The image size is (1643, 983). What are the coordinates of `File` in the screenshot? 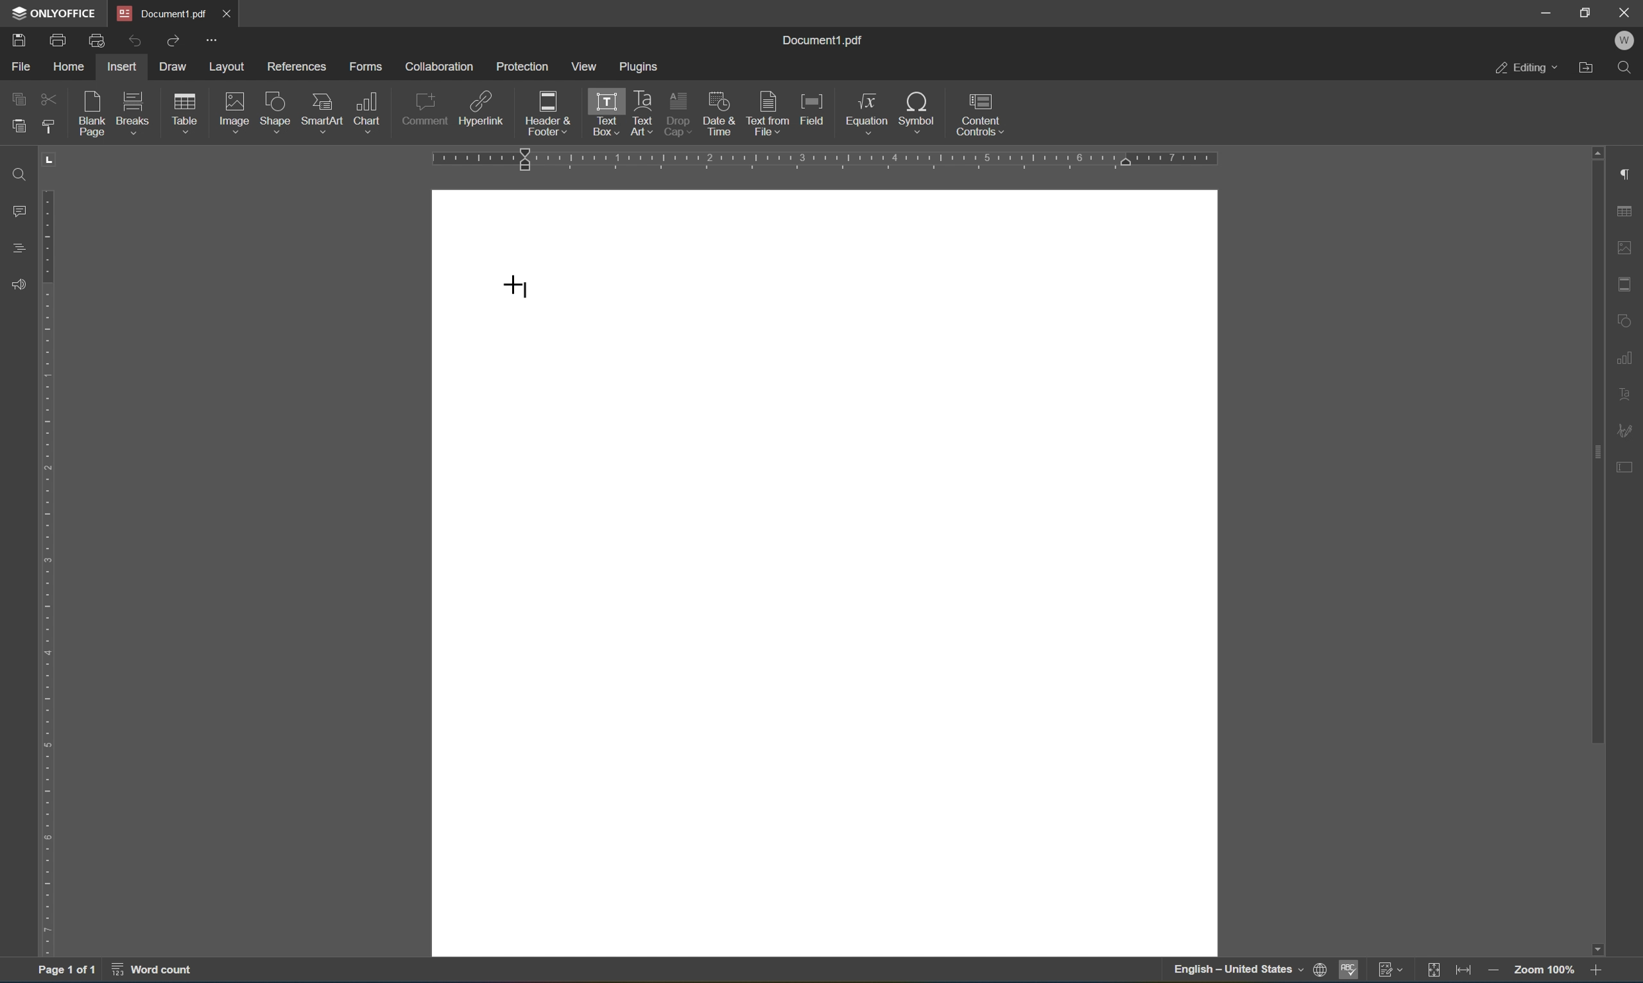 It's located at (22, 68).